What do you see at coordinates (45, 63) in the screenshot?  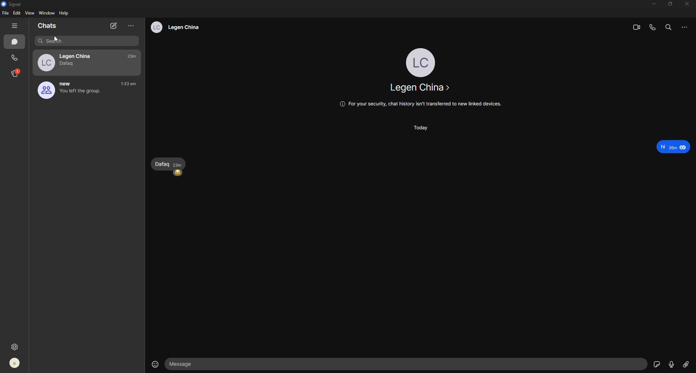 I see `lc profile` at bounding box center [45, 63].